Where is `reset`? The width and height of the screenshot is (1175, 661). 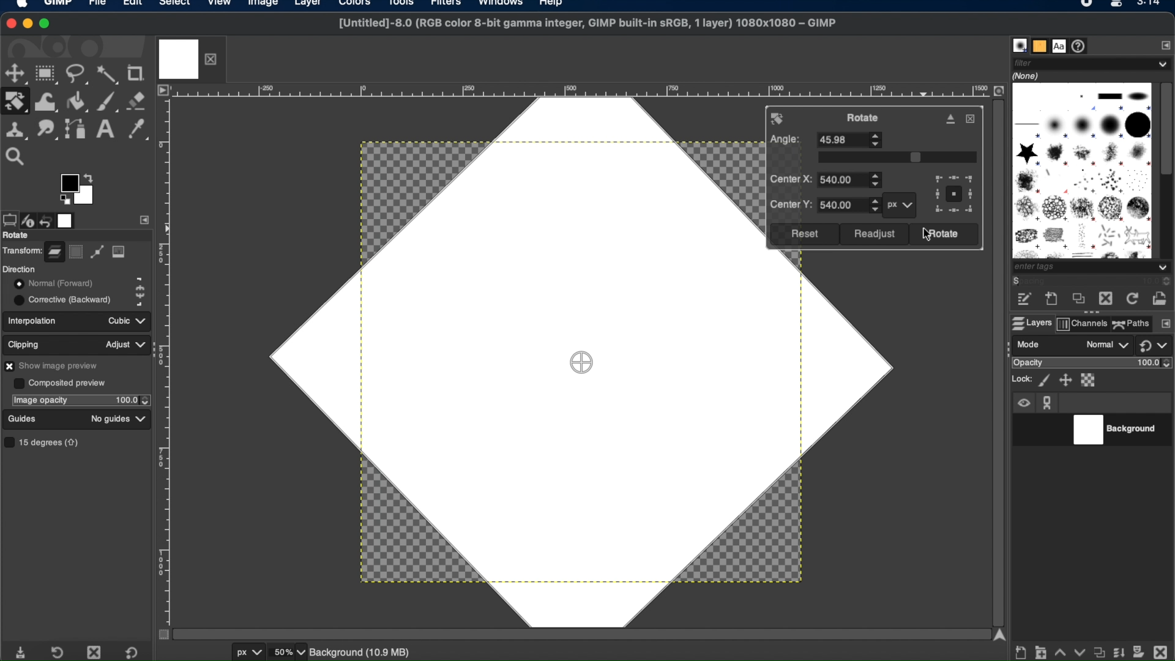 reset is located at coordinates (804, 234).